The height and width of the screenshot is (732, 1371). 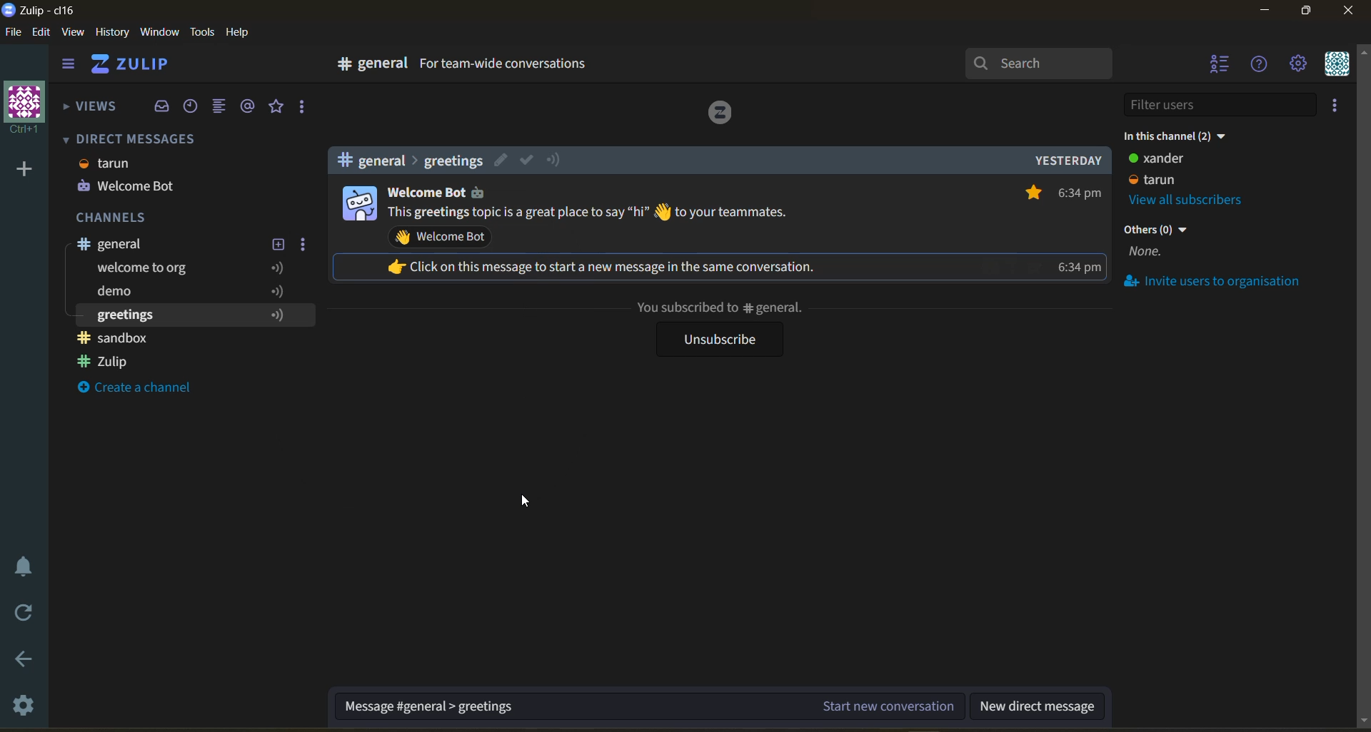 What do you see at coordinates (1224, 105) in the screenshot?
I see `filter users` at bounding box center [1224, 105].